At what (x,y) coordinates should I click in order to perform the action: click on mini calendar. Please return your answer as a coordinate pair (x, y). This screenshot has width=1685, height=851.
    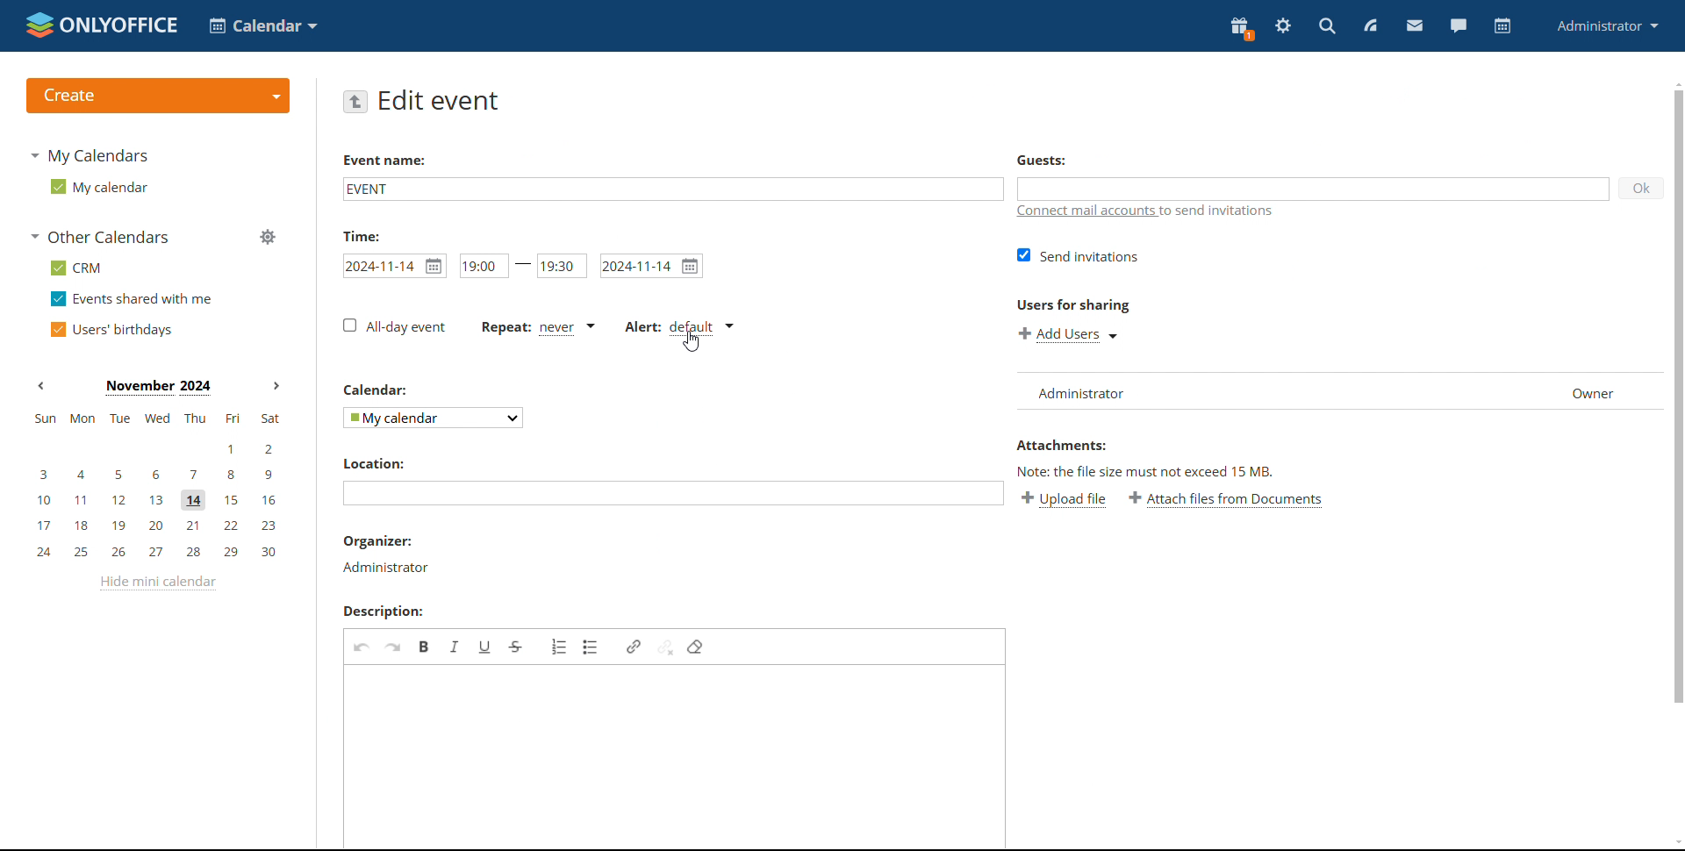
    Looking at the image, I should click on (157, 486).